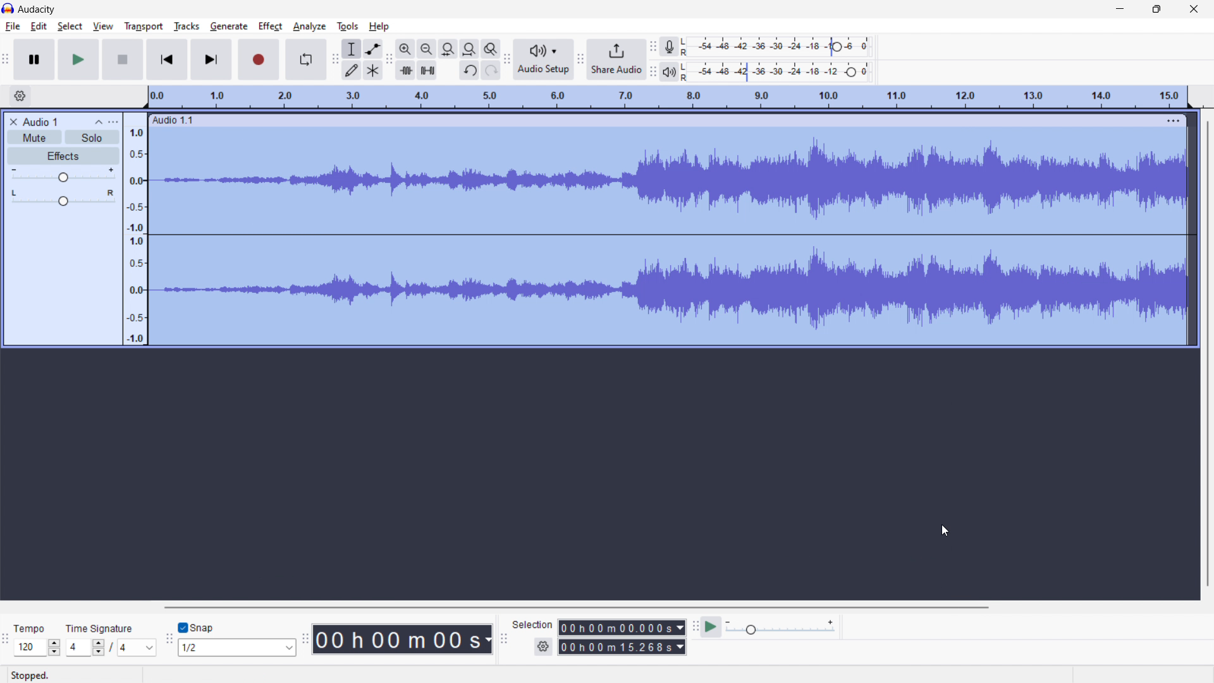  Describe the element at coordinates (8, 8) in the screenshot. I see `logo` at that location.